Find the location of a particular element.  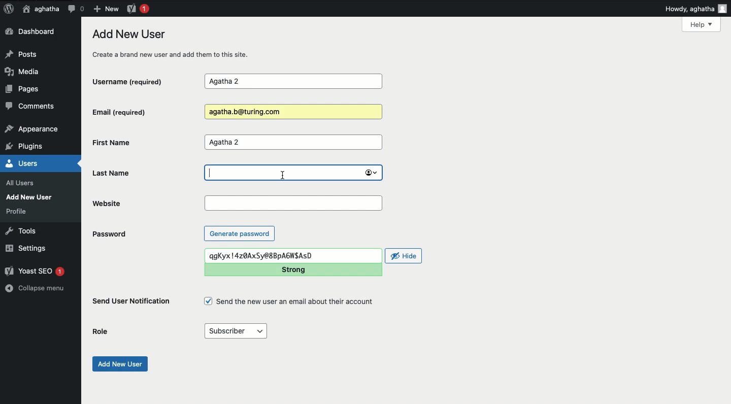

plugins is located at coordinates (29, 147).